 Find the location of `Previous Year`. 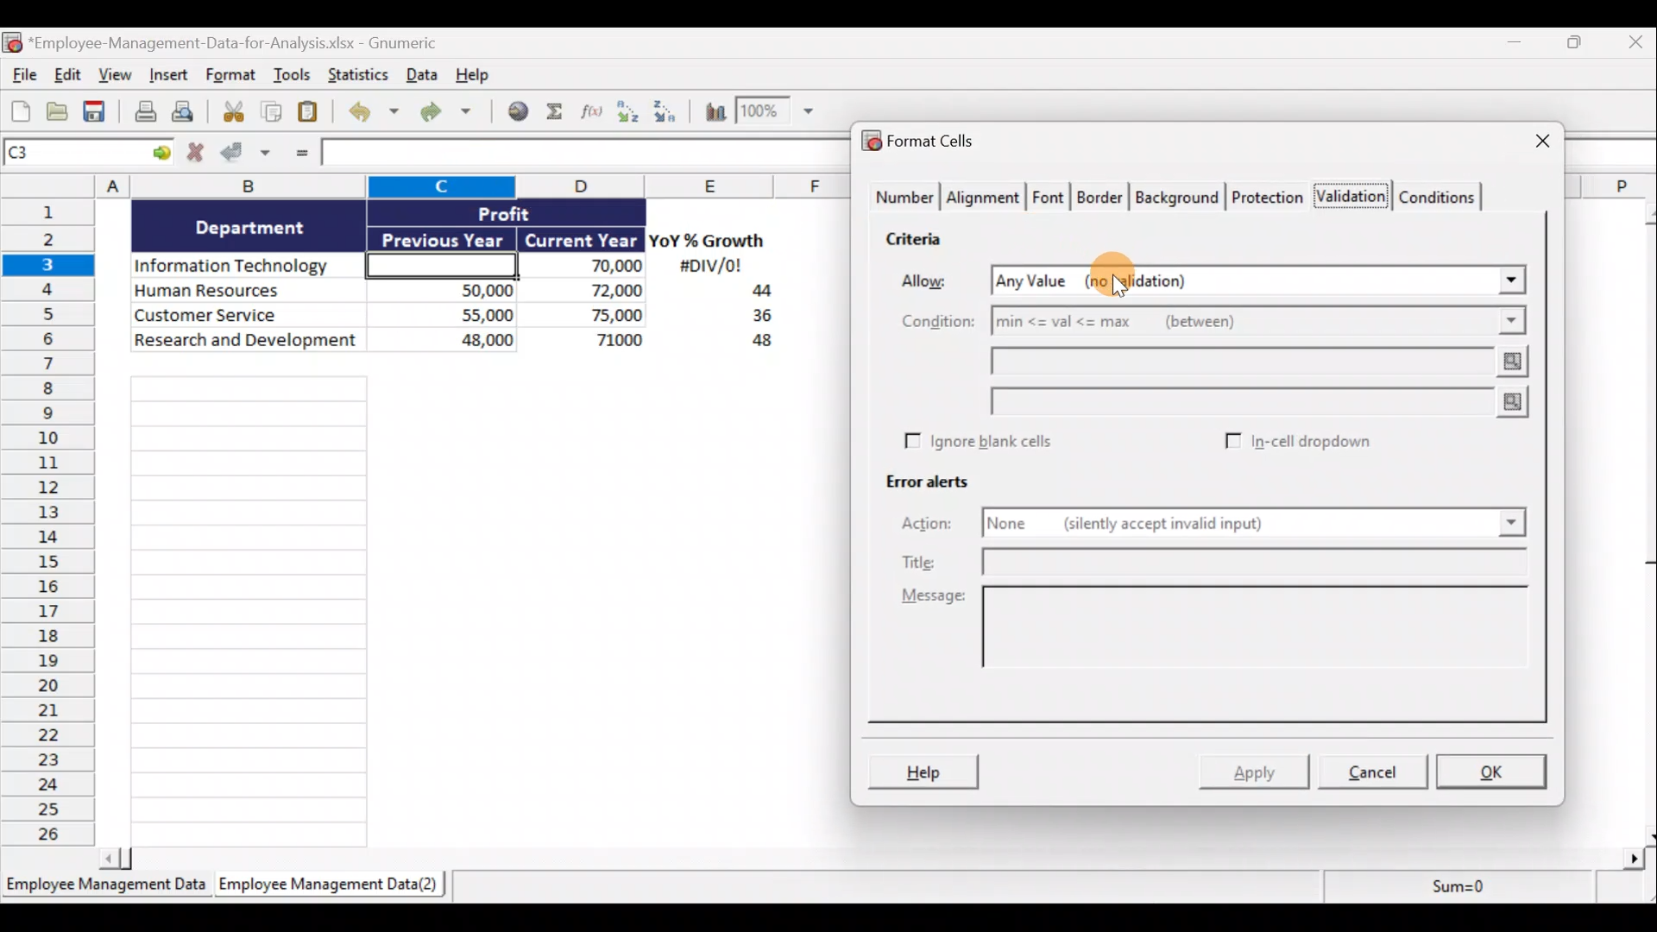

Previous Year is located at coordinates (444, 236).